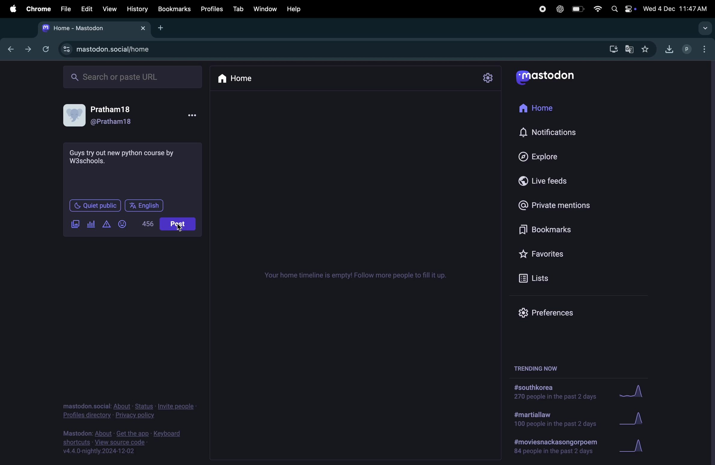 This screenshot has width=715, height=465. I want to click on #martiallaw, so click(554, 421).